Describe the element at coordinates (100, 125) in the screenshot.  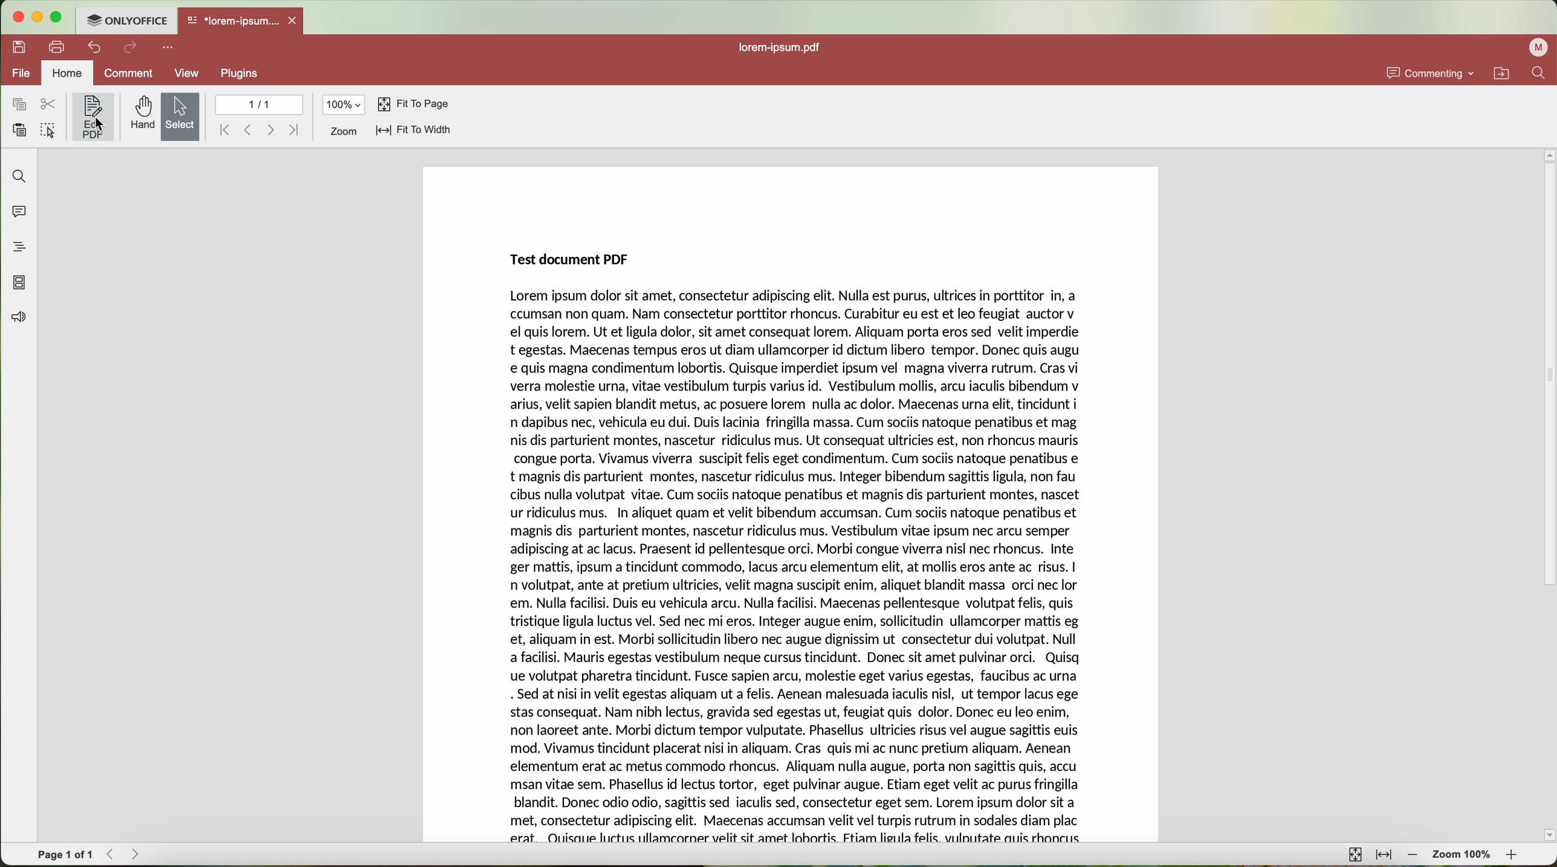
I see `cursor` at that location.